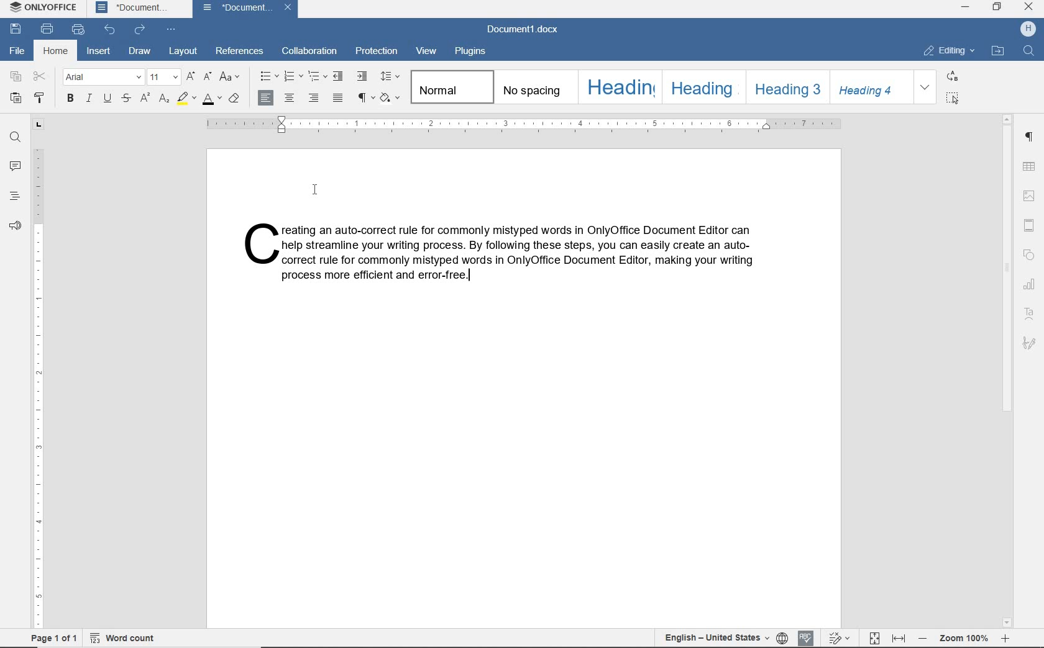  What do you see at coordinates (52, 639) in the screenshot?
I see `PAGE 1 OF 1` at bounding box center [52, 639].